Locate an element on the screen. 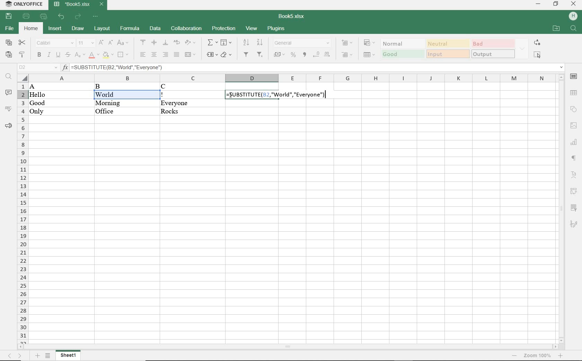 This screenshot has width=582, height=361. data is located at coordinates (156, 29).